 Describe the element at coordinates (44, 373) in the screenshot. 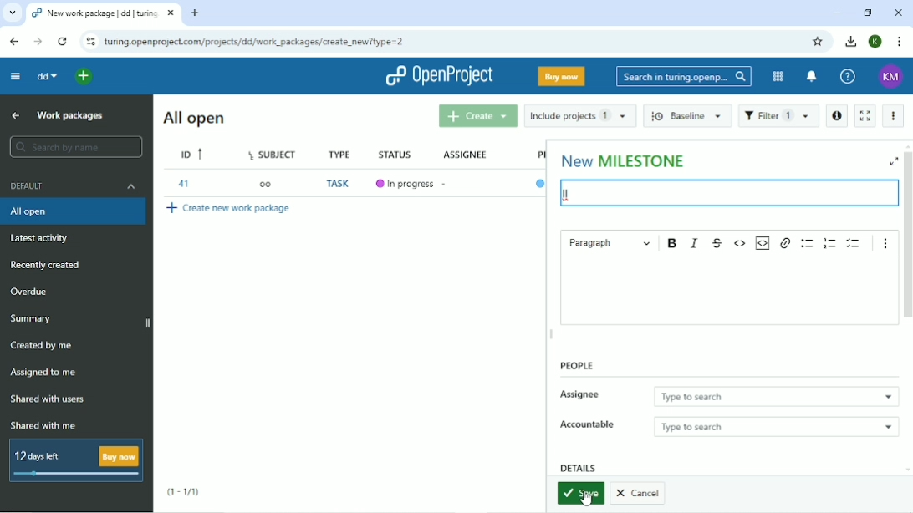

I see `Assigned to me` at that location.